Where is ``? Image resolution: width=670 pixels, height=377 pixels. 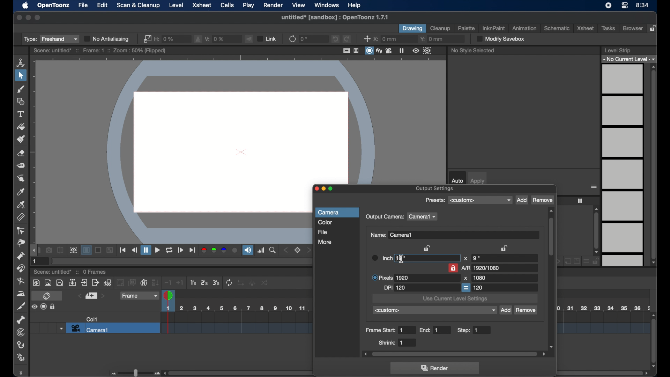
 is located at coordinates (134, 250).